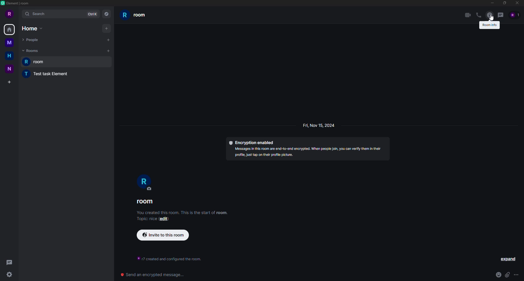 This screenshot has width=524, height=281. What do you see at coordinates (182, 216) in the screenshot?
I see `text` at bounding box center [182, 216].